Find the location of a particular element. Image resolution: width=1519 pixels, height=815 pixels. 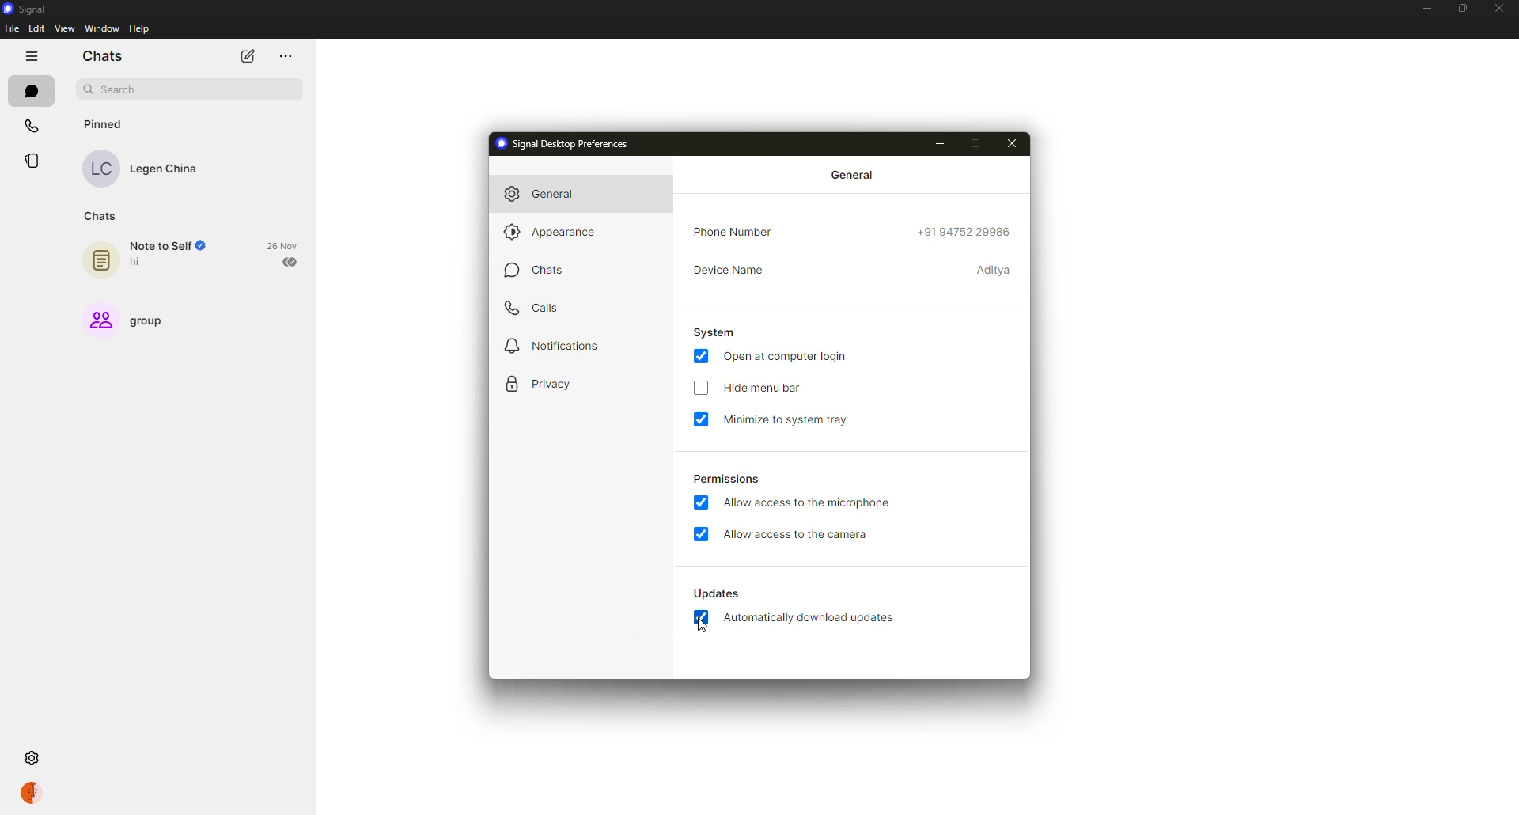

calls is located at coordinates (31, 127).